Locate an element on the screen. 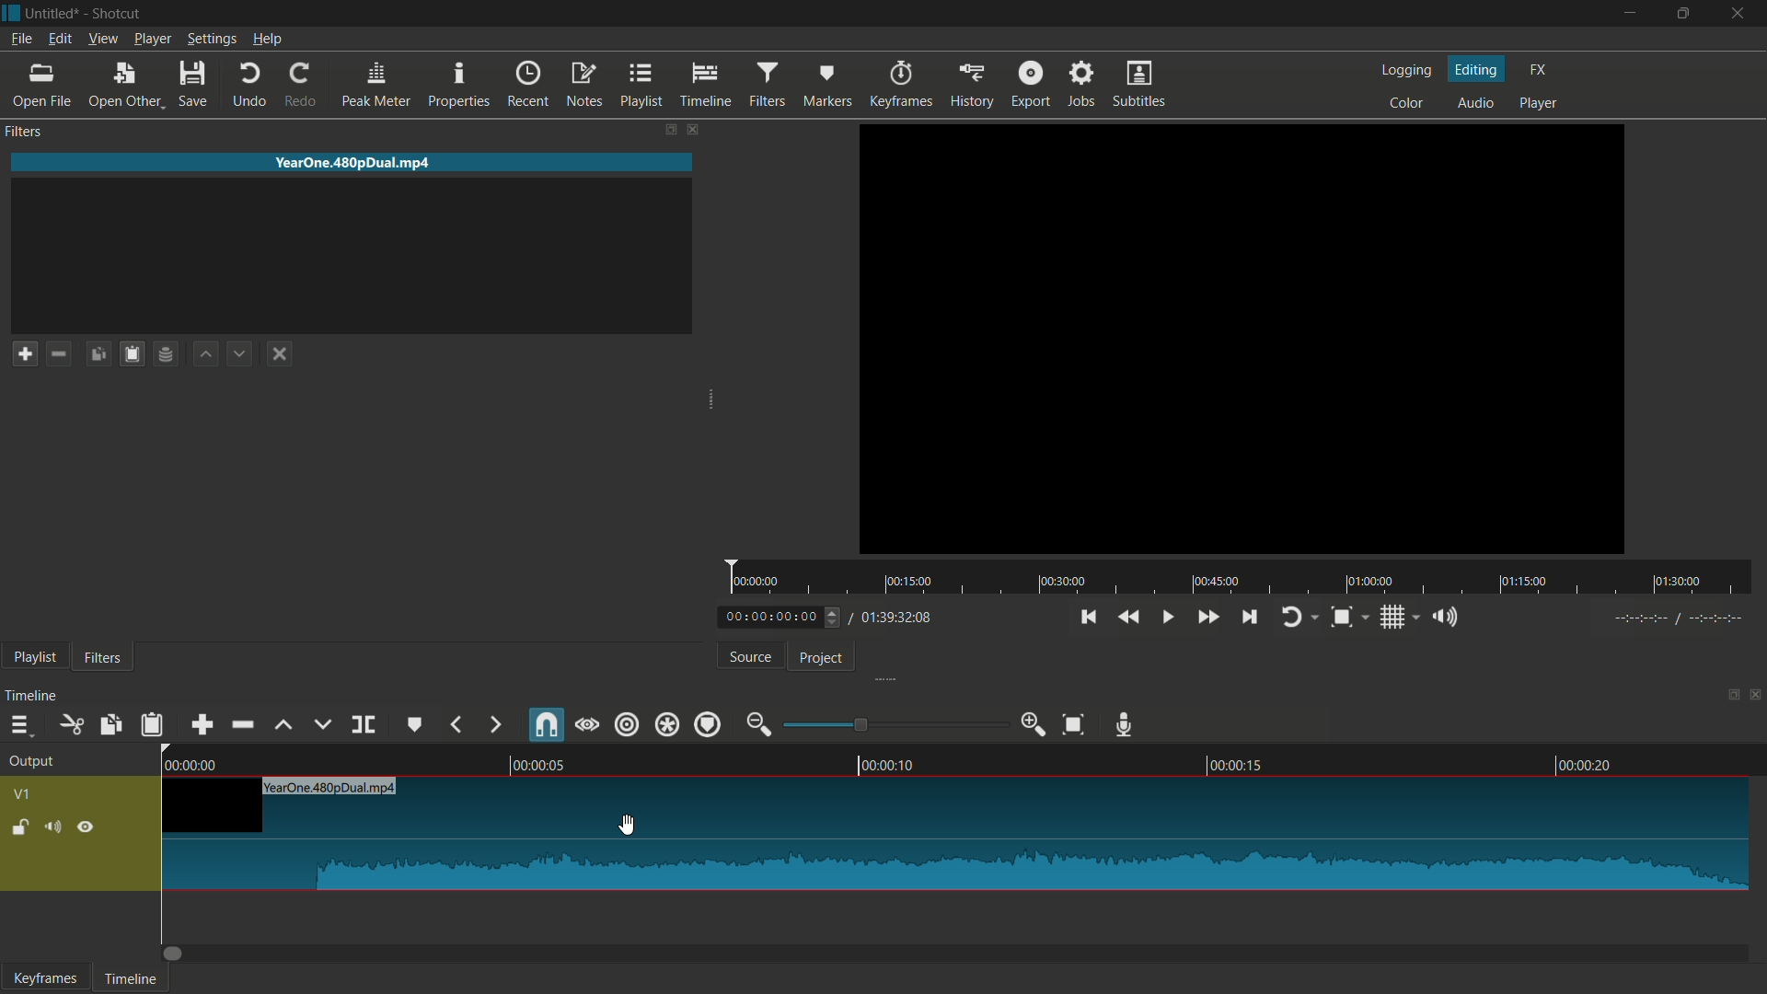  close filters is located at coordinates (695, 129).